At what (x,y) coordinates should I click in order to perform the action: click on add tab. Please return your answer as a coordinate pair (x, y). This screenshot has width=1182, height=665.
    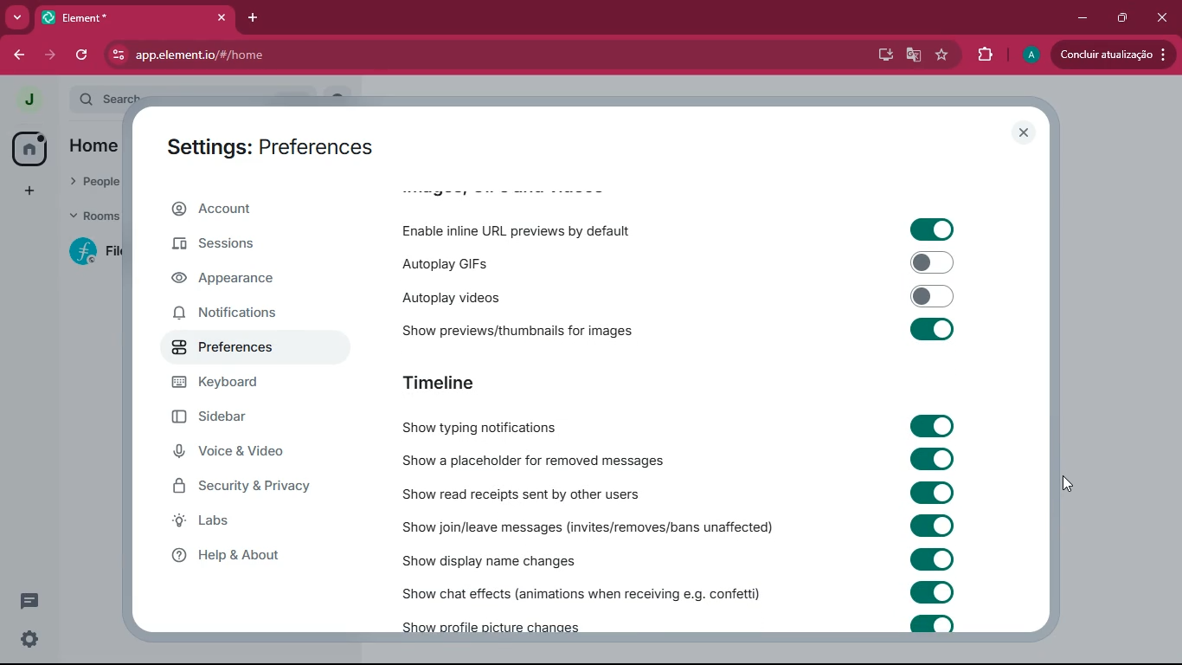
    Looking at the image, I should click on (253, 18).